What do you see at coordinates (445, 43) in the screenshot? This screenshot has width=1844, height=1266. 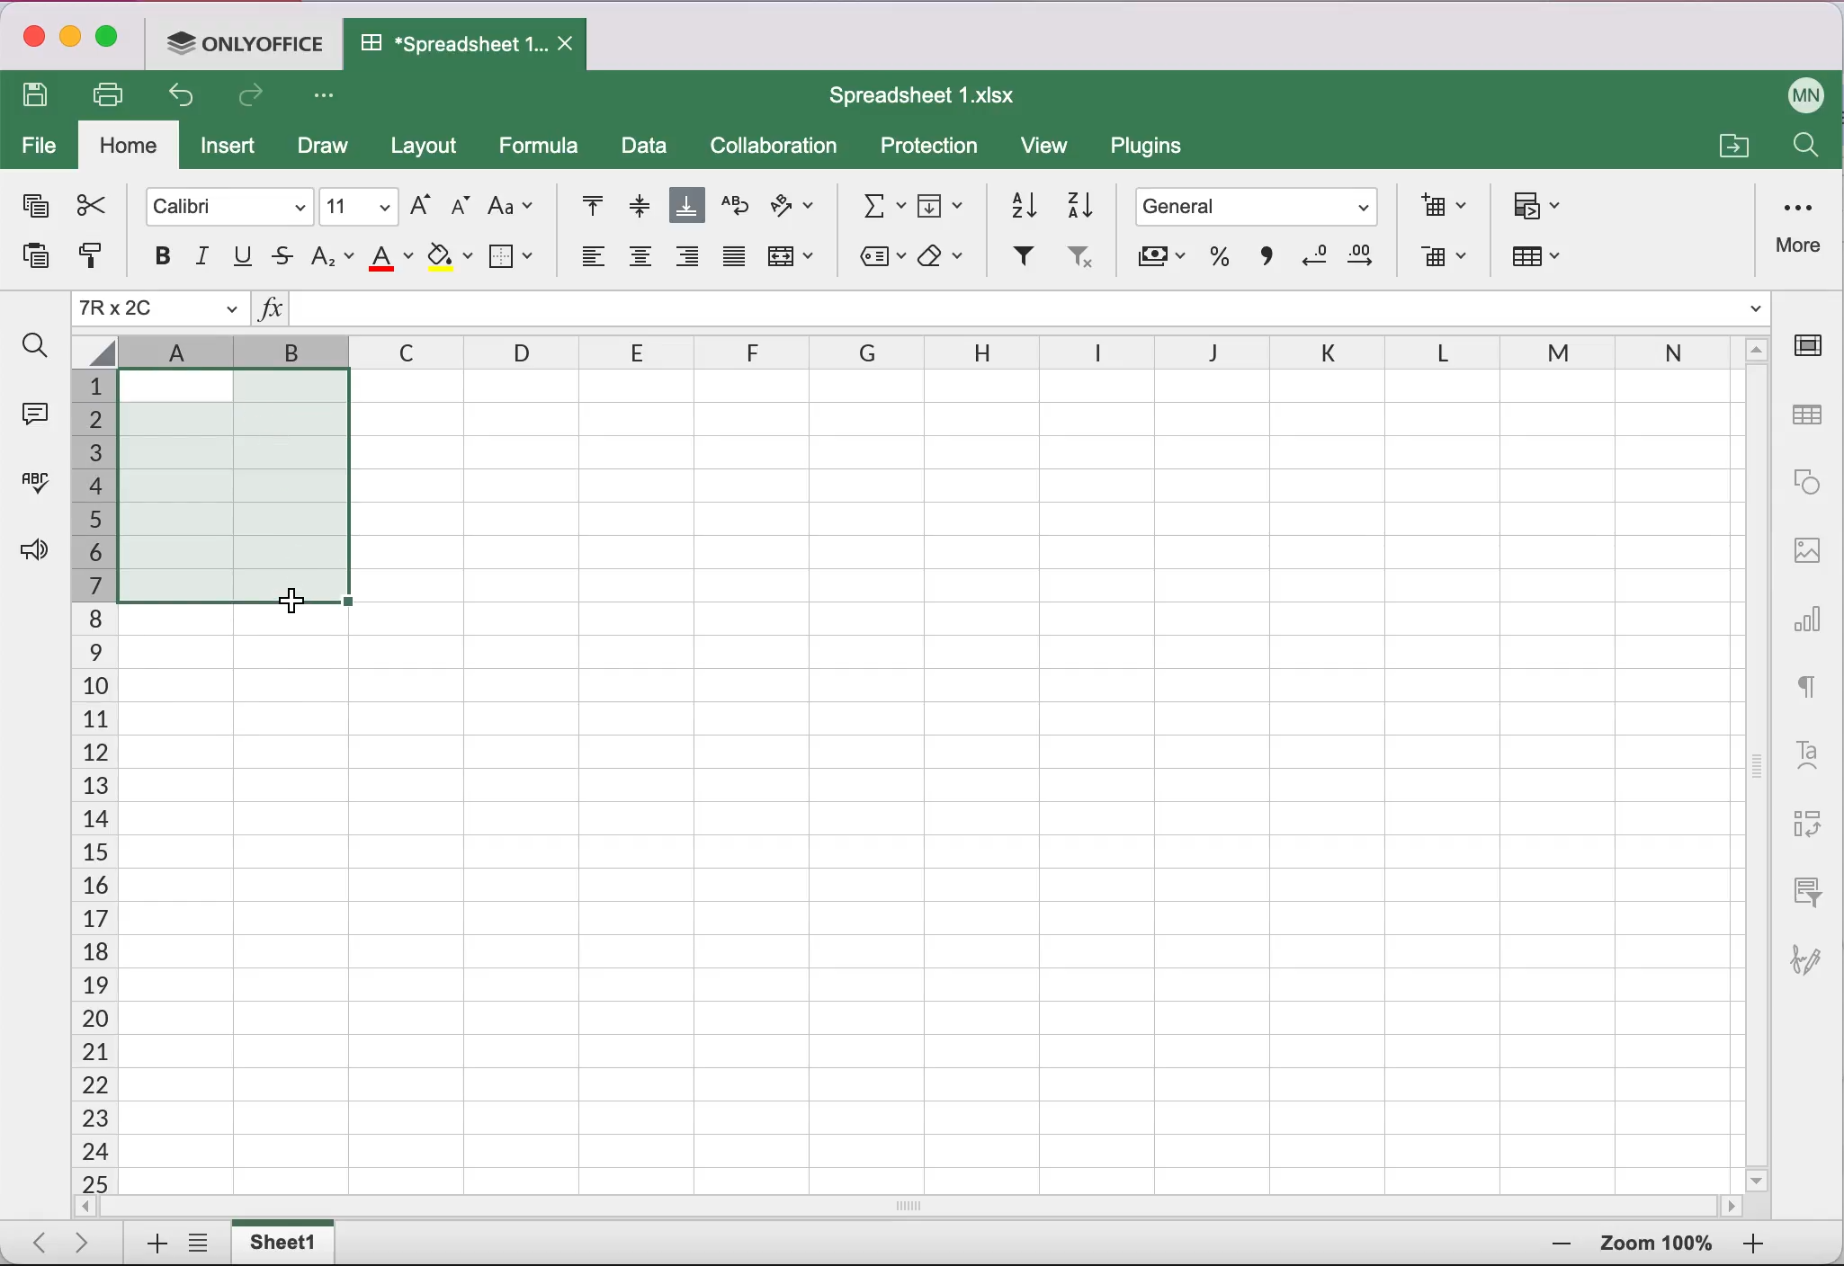 I see `*Spreadsheet 1...` at bounding box center [445, 43].